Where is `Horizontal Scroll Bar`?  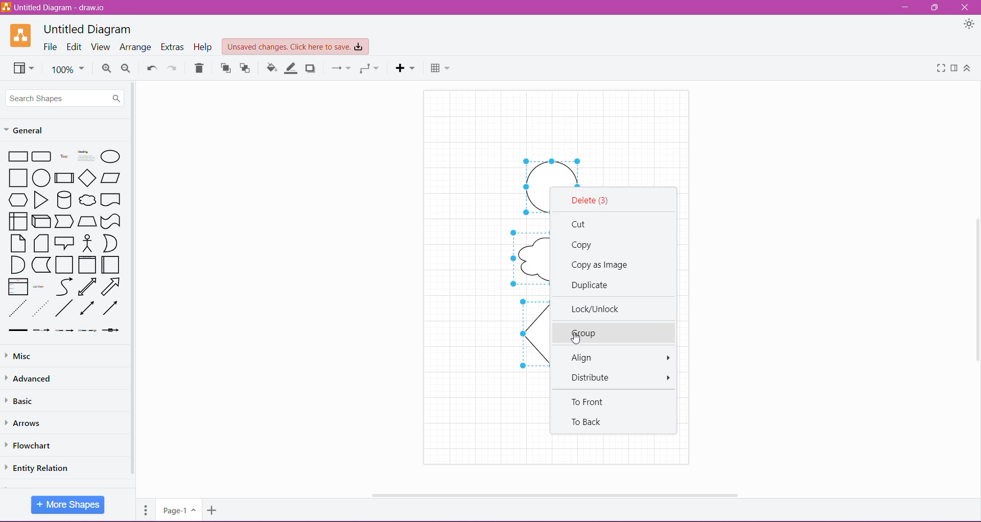 Horizontal Scroll Bar is located at coordinates (552, 492).